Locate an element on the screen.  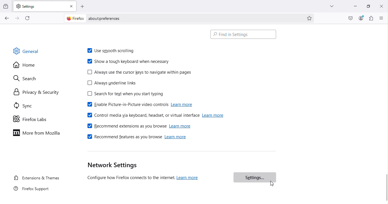
Account is located at coordinates (361, 18).